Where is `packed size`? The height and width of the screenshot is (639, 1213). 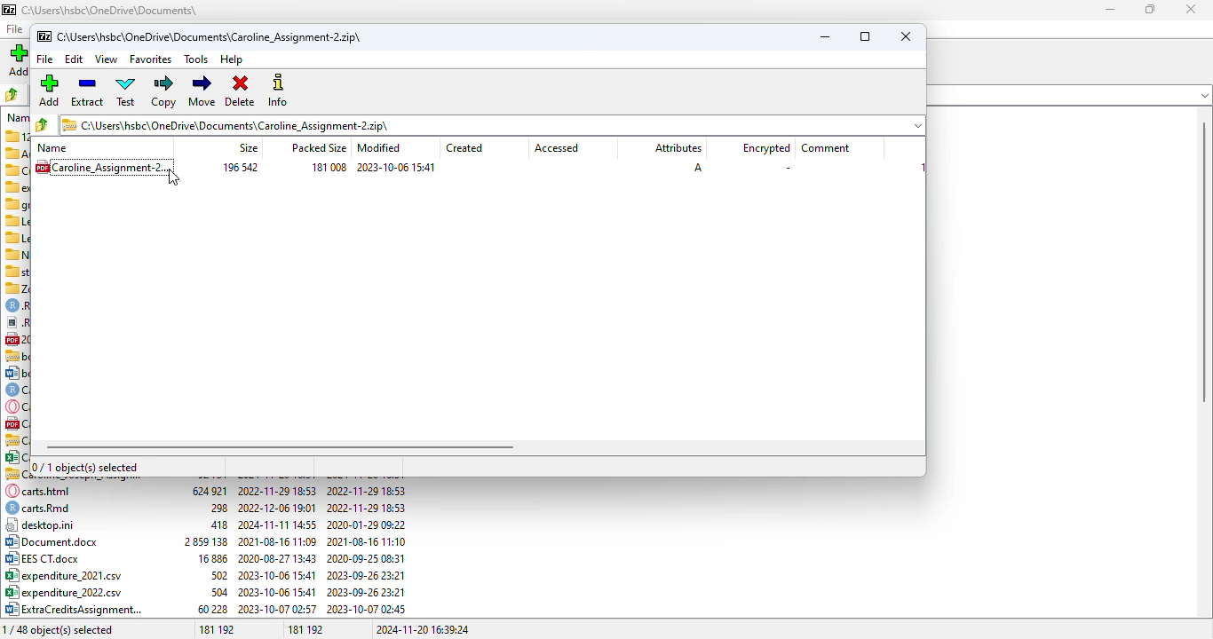 packed size is located at coordinates (318, 147).